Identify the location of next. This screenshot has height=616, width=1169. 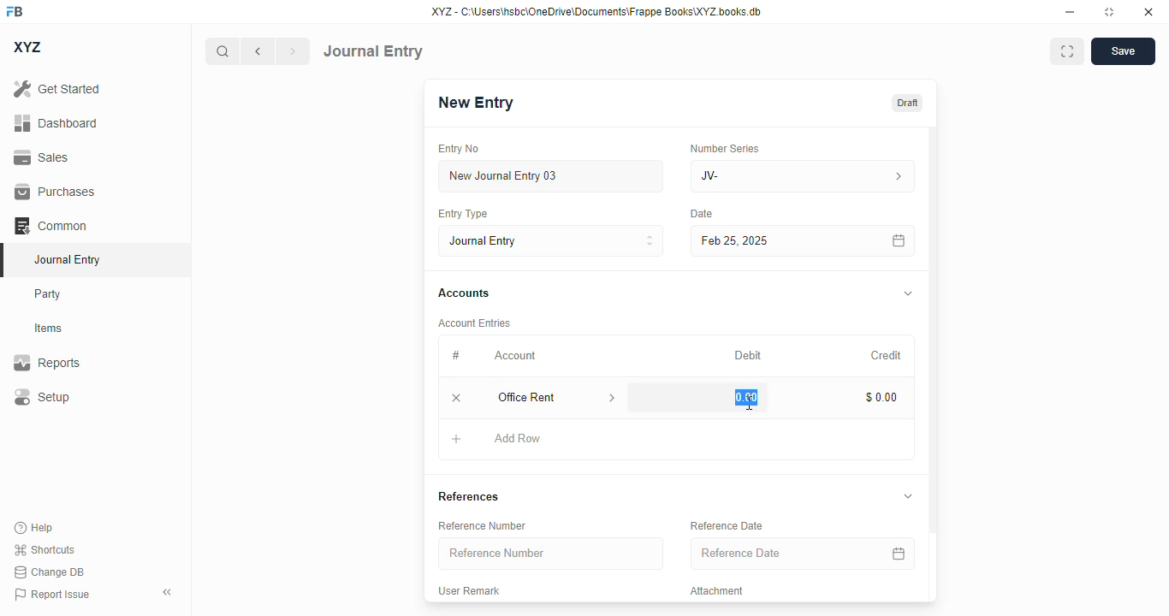
(294, 51).